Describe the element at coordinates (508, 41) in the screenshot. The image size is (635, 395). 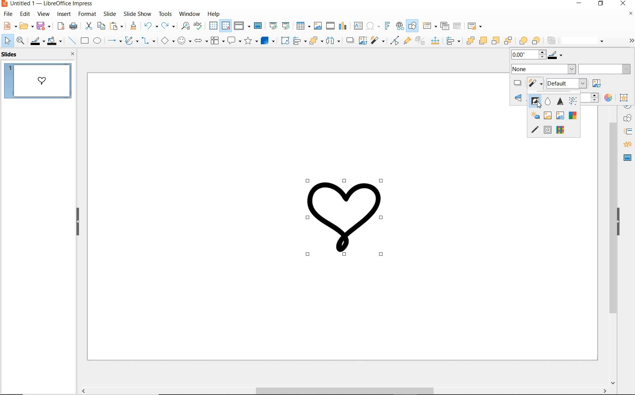
I see `send to back` at that location.